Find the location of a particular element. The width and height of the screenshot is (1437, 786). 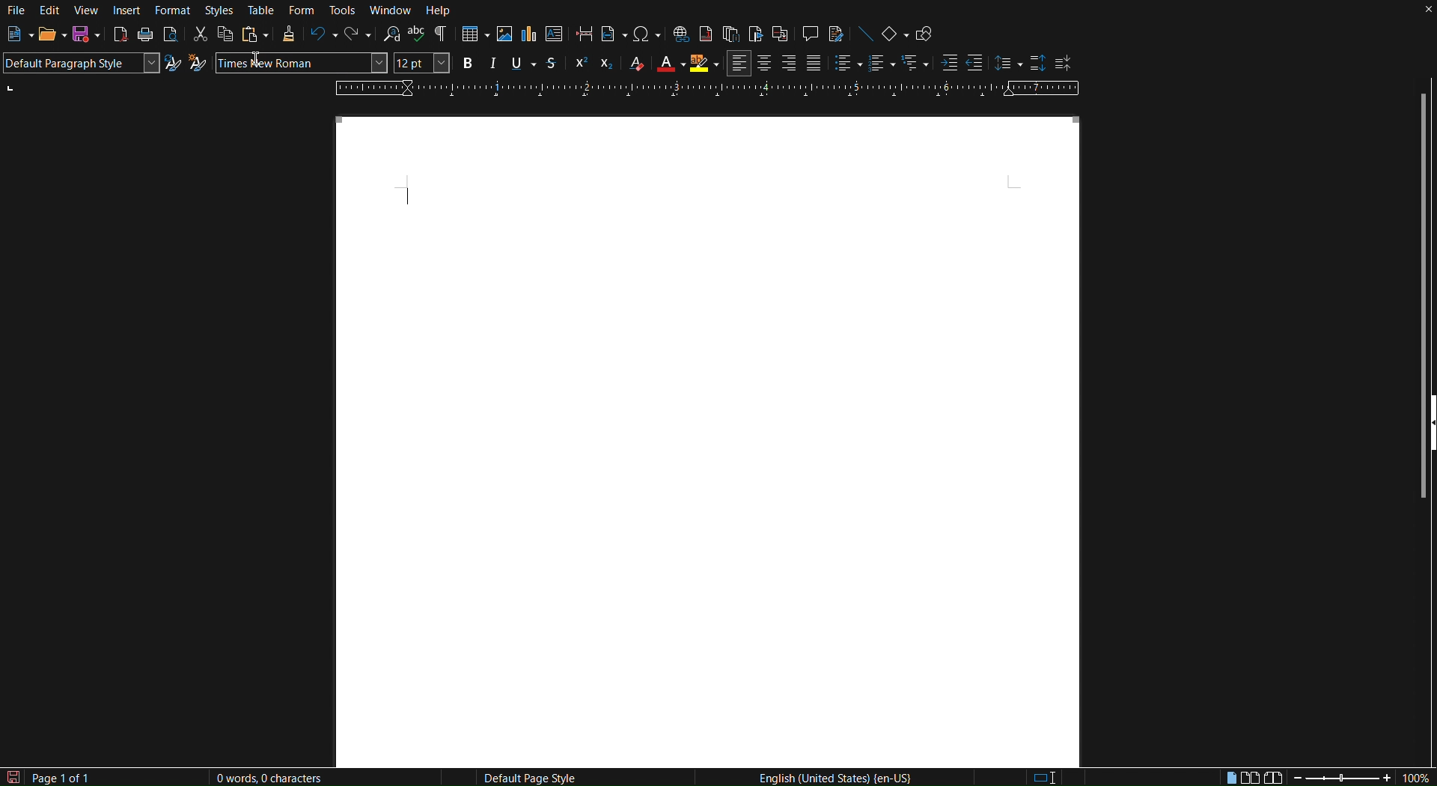

Canvas is located at coordinates (706, 439).